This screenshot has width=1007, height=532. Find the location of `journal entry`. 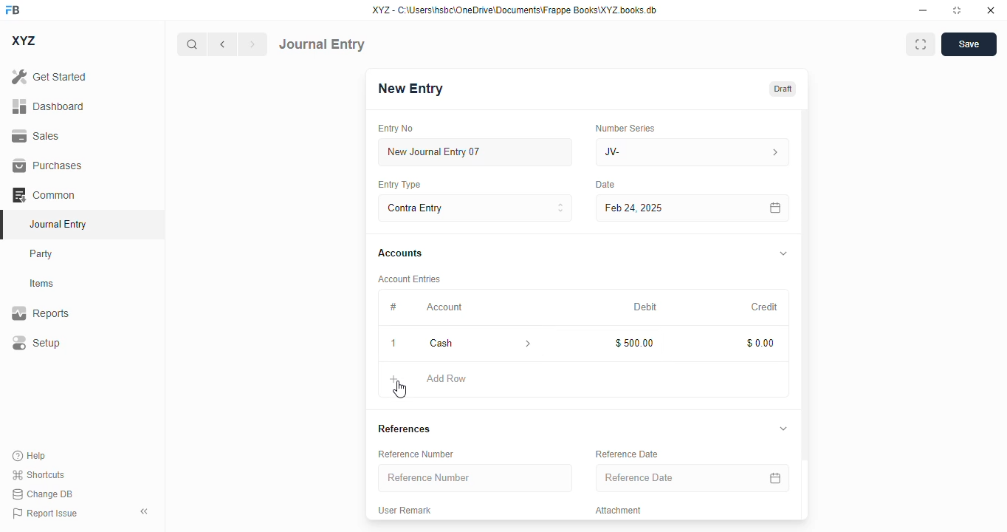

journal entry is located at coordinates (322, 44).